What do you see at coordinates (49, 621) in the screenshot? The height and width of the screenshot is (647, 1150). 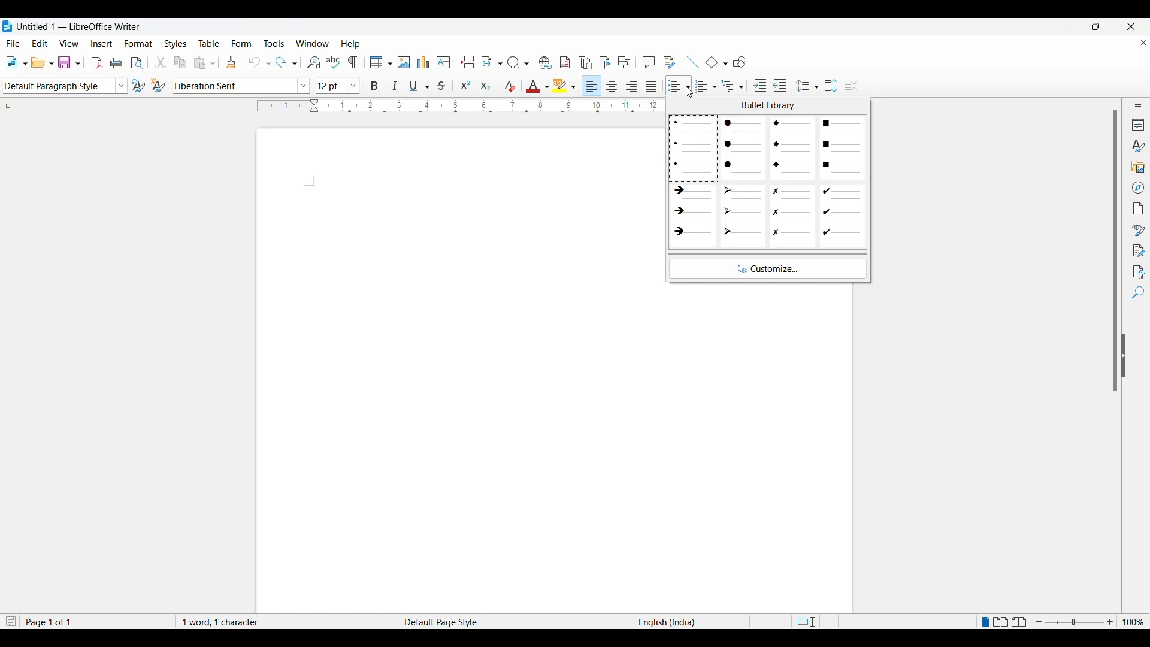 I see `Page 1 of 1` at bounding box center [49, 621].